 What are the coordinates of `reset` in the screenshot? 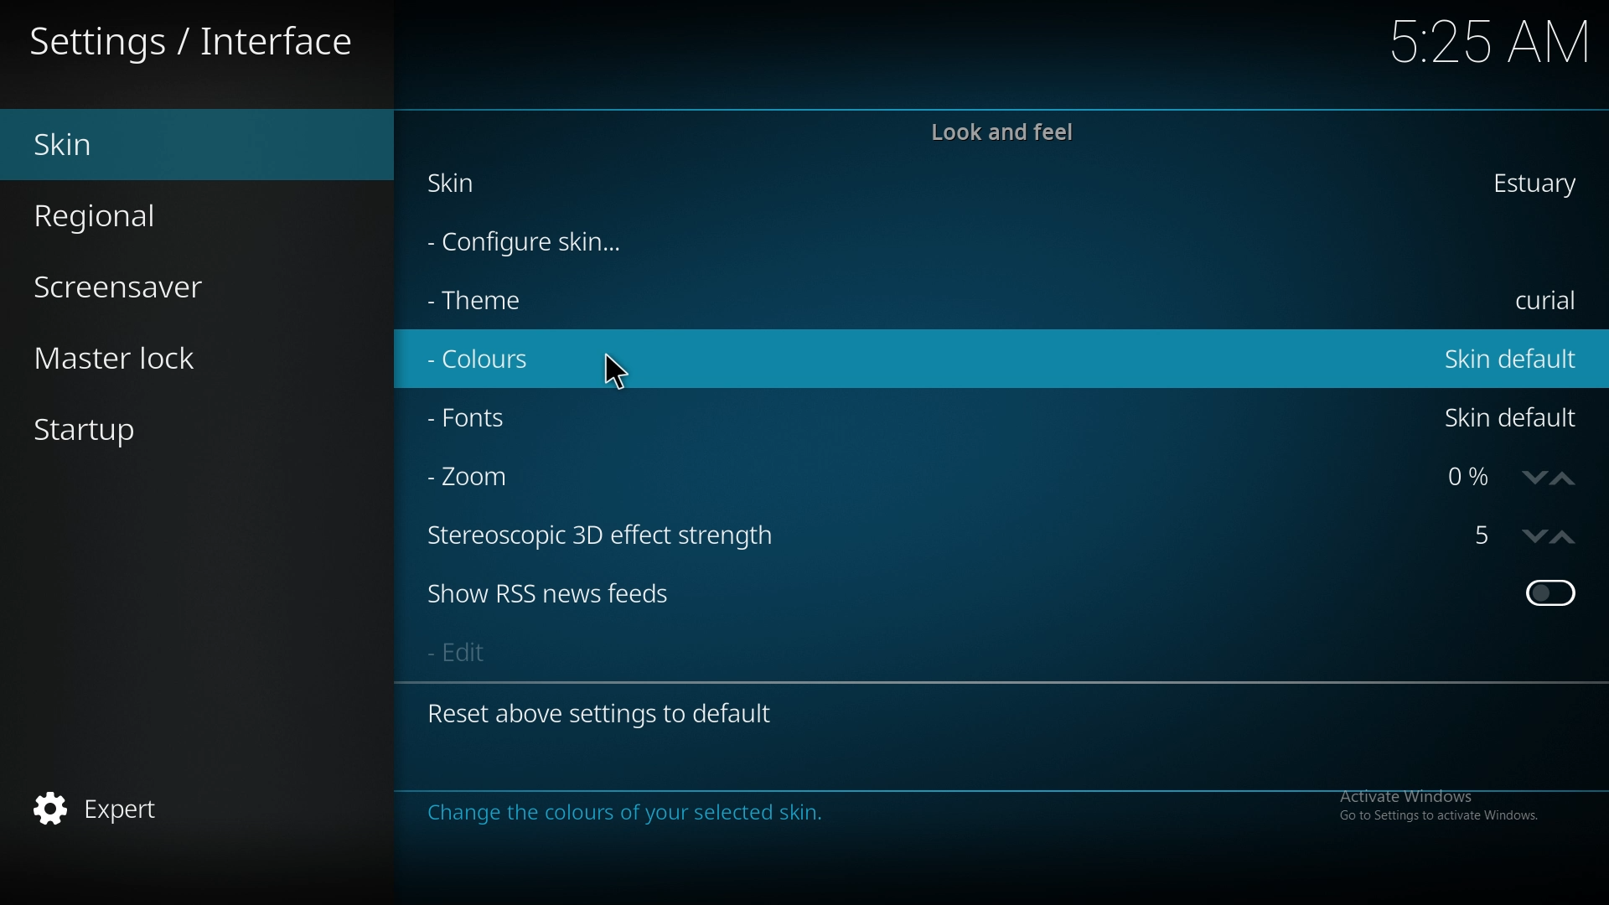 It's located at (606, 711).